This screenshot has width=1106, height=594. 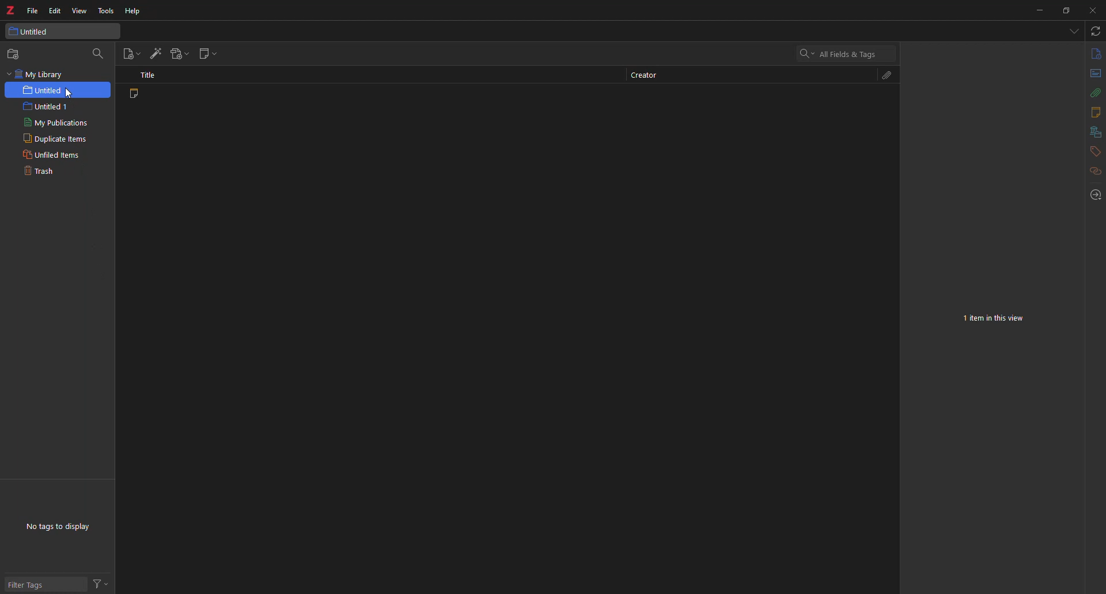 What do you see at coordinates (840, 55) in the screenshot?
I see `search` at bounding box center [840, 55].